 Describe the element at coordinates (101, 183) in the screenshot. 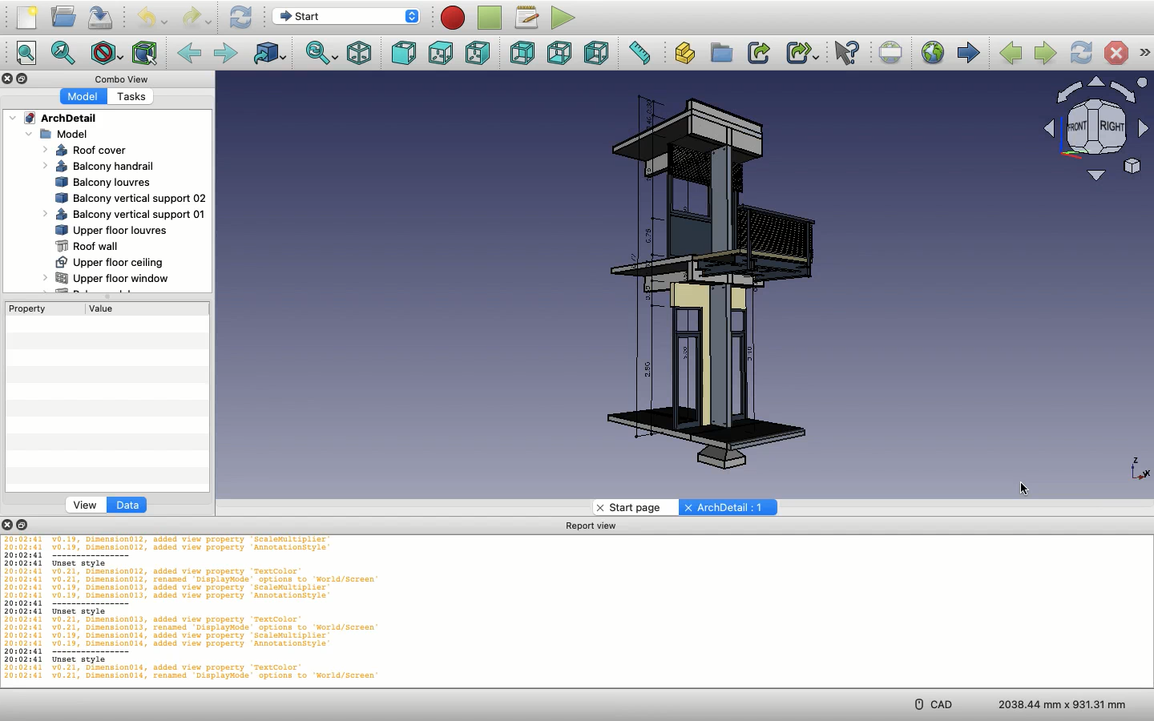

I see `Balcony louvres` at that location.